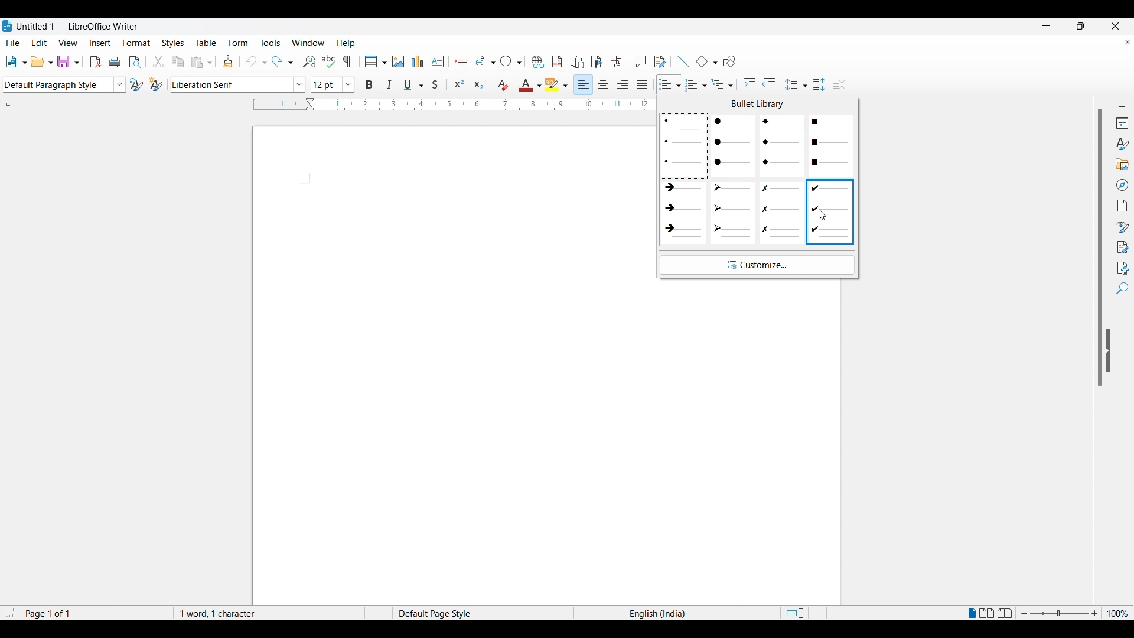 Image resolution: width=1134 pixels, height=638 pixels. I want to click on add basic shapes, so click(706, 61).